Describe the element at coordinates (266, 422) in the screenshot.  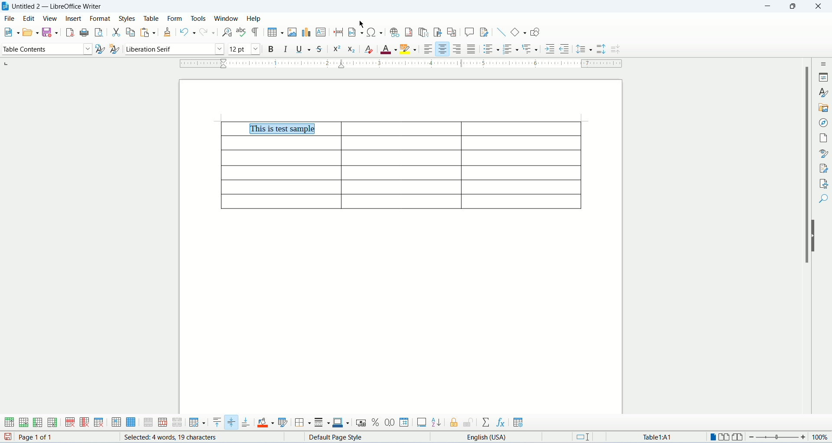
I see `cell background color` at that location.